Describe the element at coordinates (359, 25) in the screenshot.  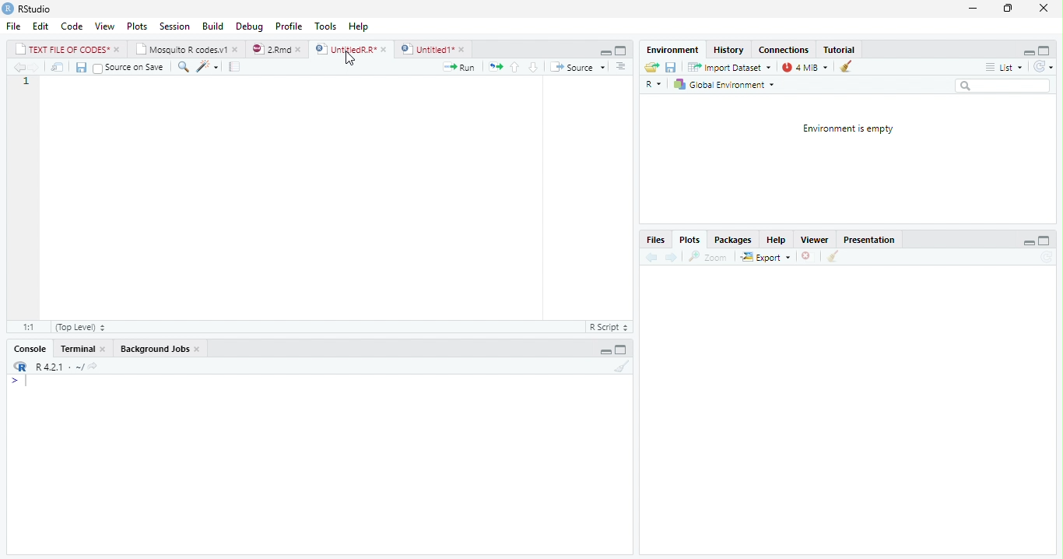
I see `Help` at that location.